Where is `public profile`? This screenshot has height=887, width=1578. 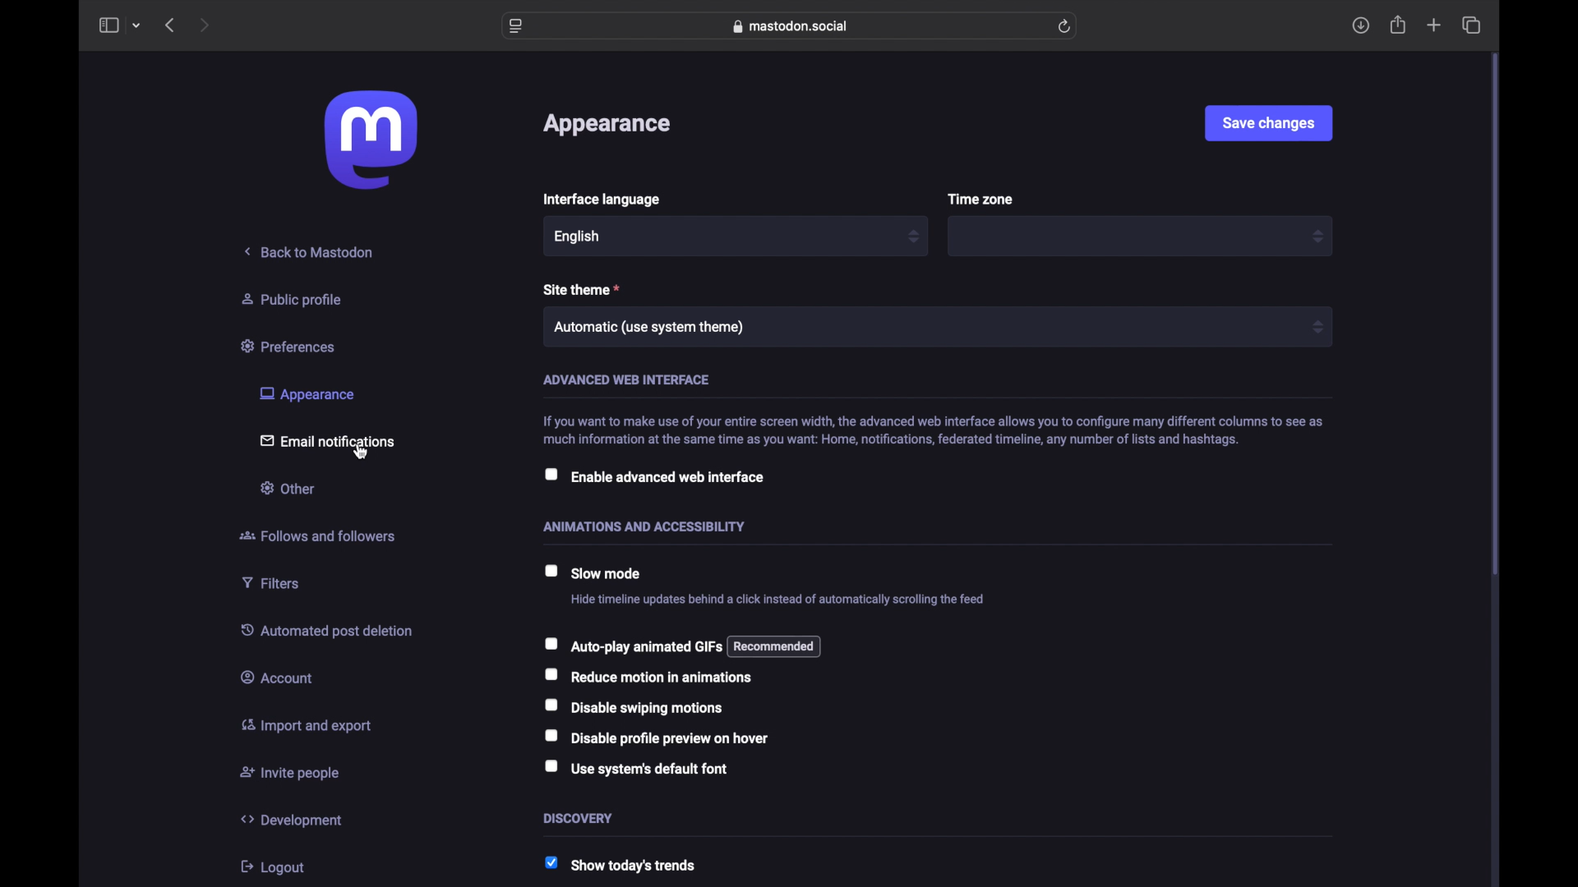 public profile is located at coordinates (292, 299).